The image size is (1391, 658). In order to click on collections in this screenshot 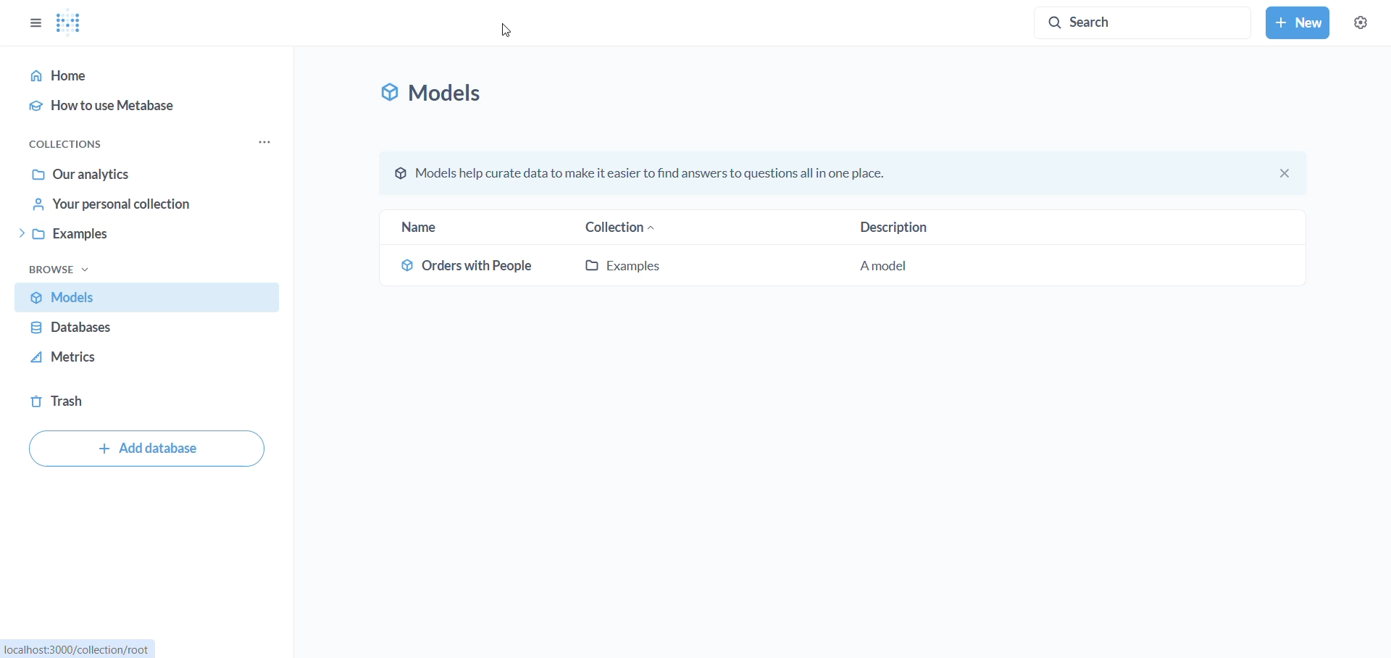, I will do `click(68, 145)`.